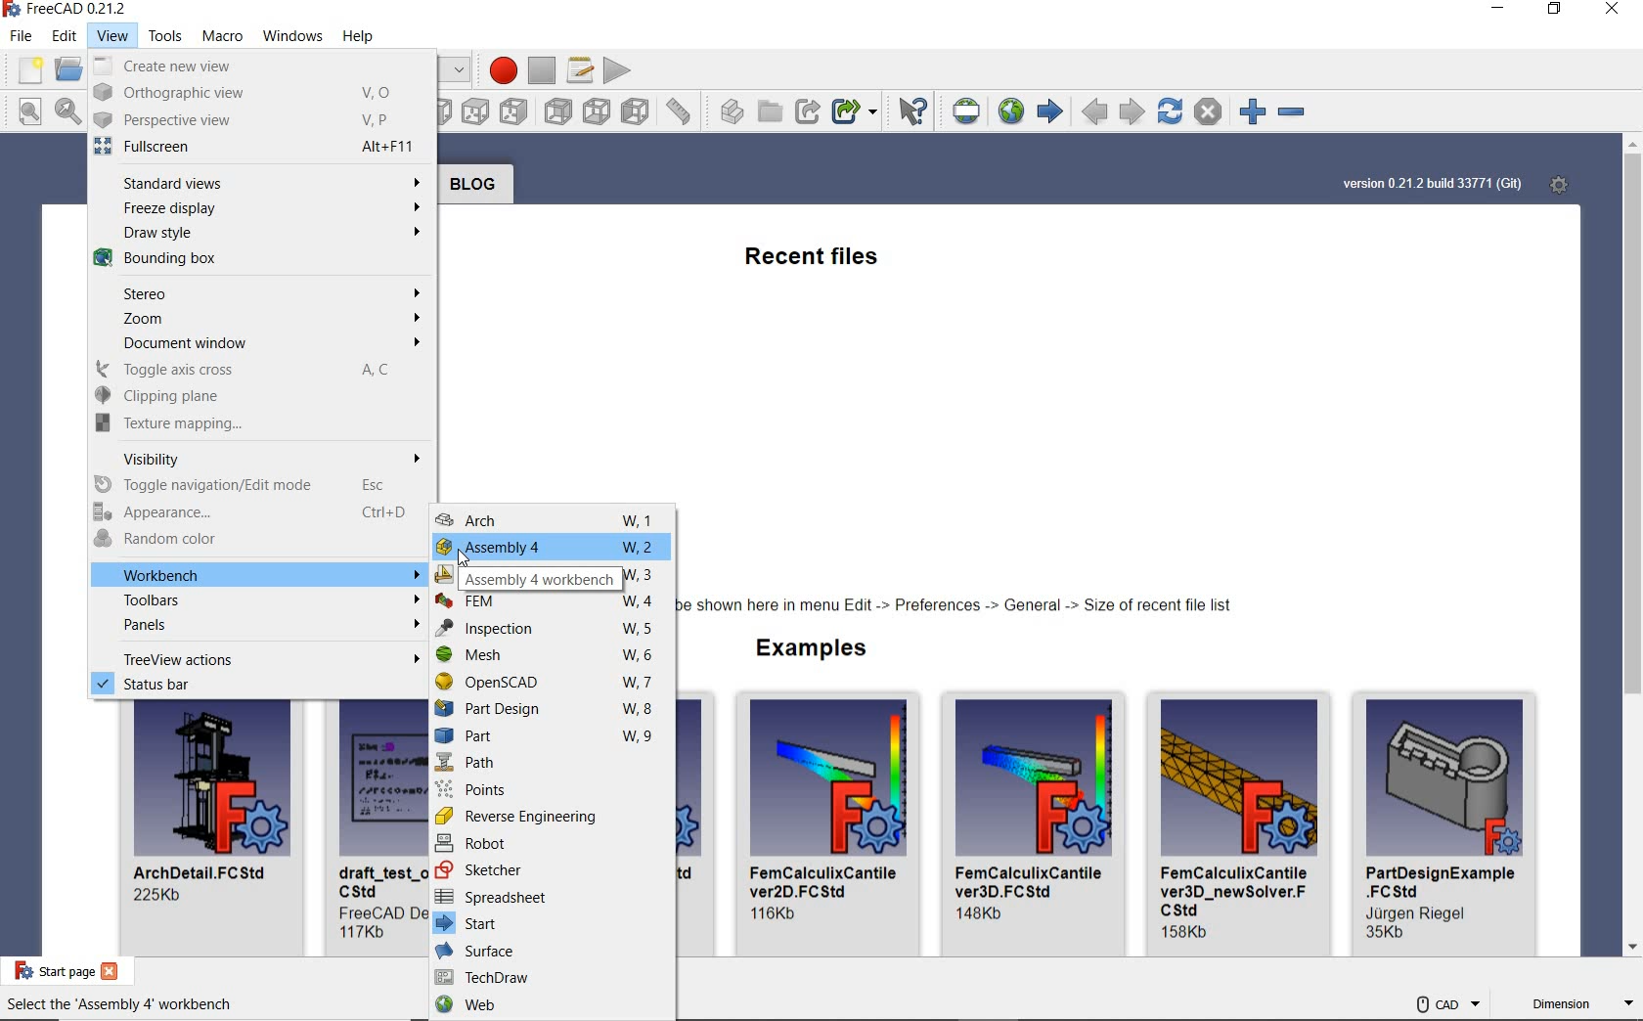 The image size is (1643, 1021). I want to click on document window, so click(259, 345).